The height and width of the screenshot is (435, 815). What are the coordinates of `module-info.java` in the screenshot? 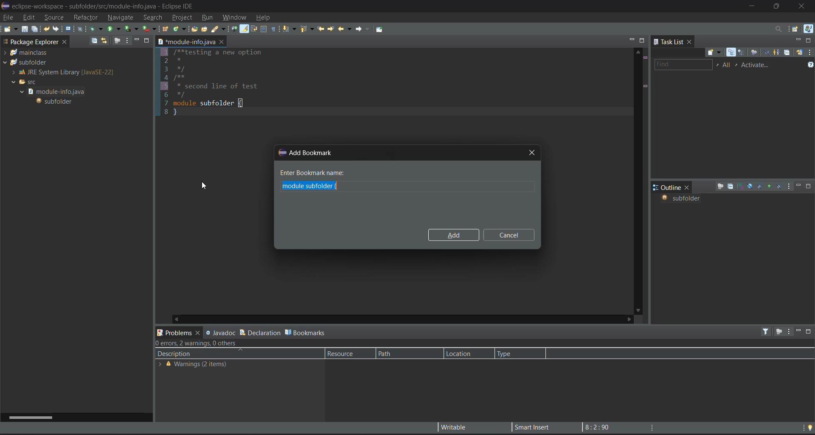 It's located at (186, 42).